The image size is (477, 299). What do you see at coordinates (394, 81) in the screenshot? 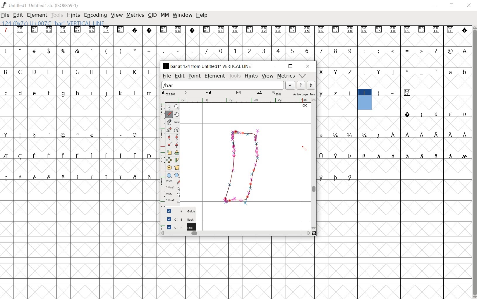
I see `empty cells` at bounding box center [394, 81].